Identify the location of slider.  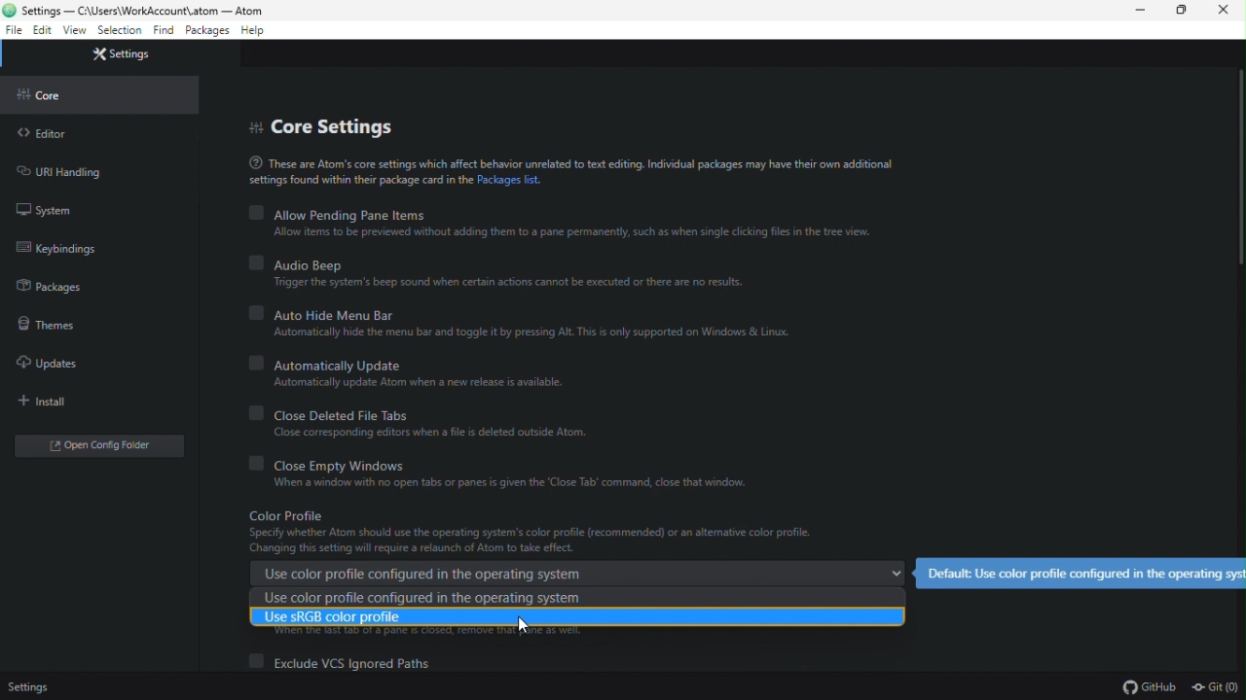
(1232, 233).